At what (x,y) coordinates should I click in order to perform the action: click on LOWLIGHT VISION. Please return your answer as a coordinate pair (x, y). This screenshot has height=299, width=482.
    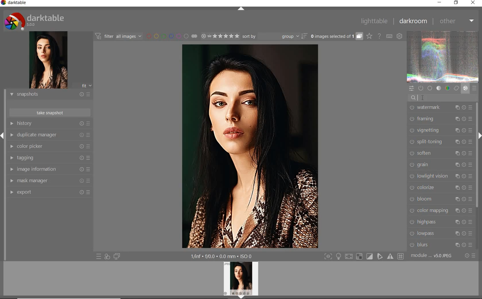
    Looking at the image, I should click on (439, 176).